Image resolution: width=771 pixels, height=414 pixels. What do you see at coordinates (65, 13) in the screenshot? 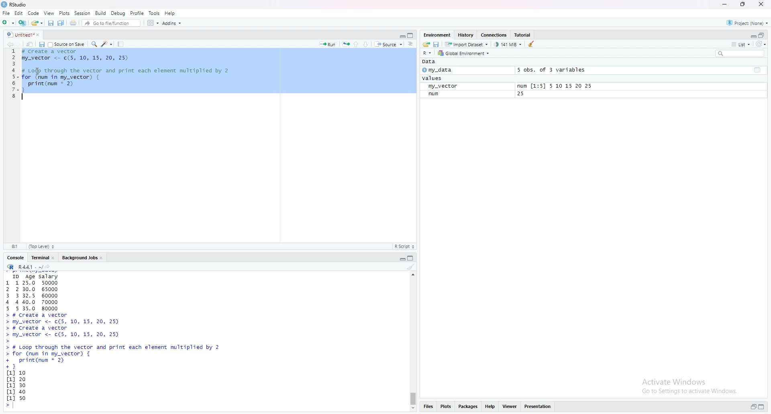
I see `Plots` at bounding box center [65, 13].